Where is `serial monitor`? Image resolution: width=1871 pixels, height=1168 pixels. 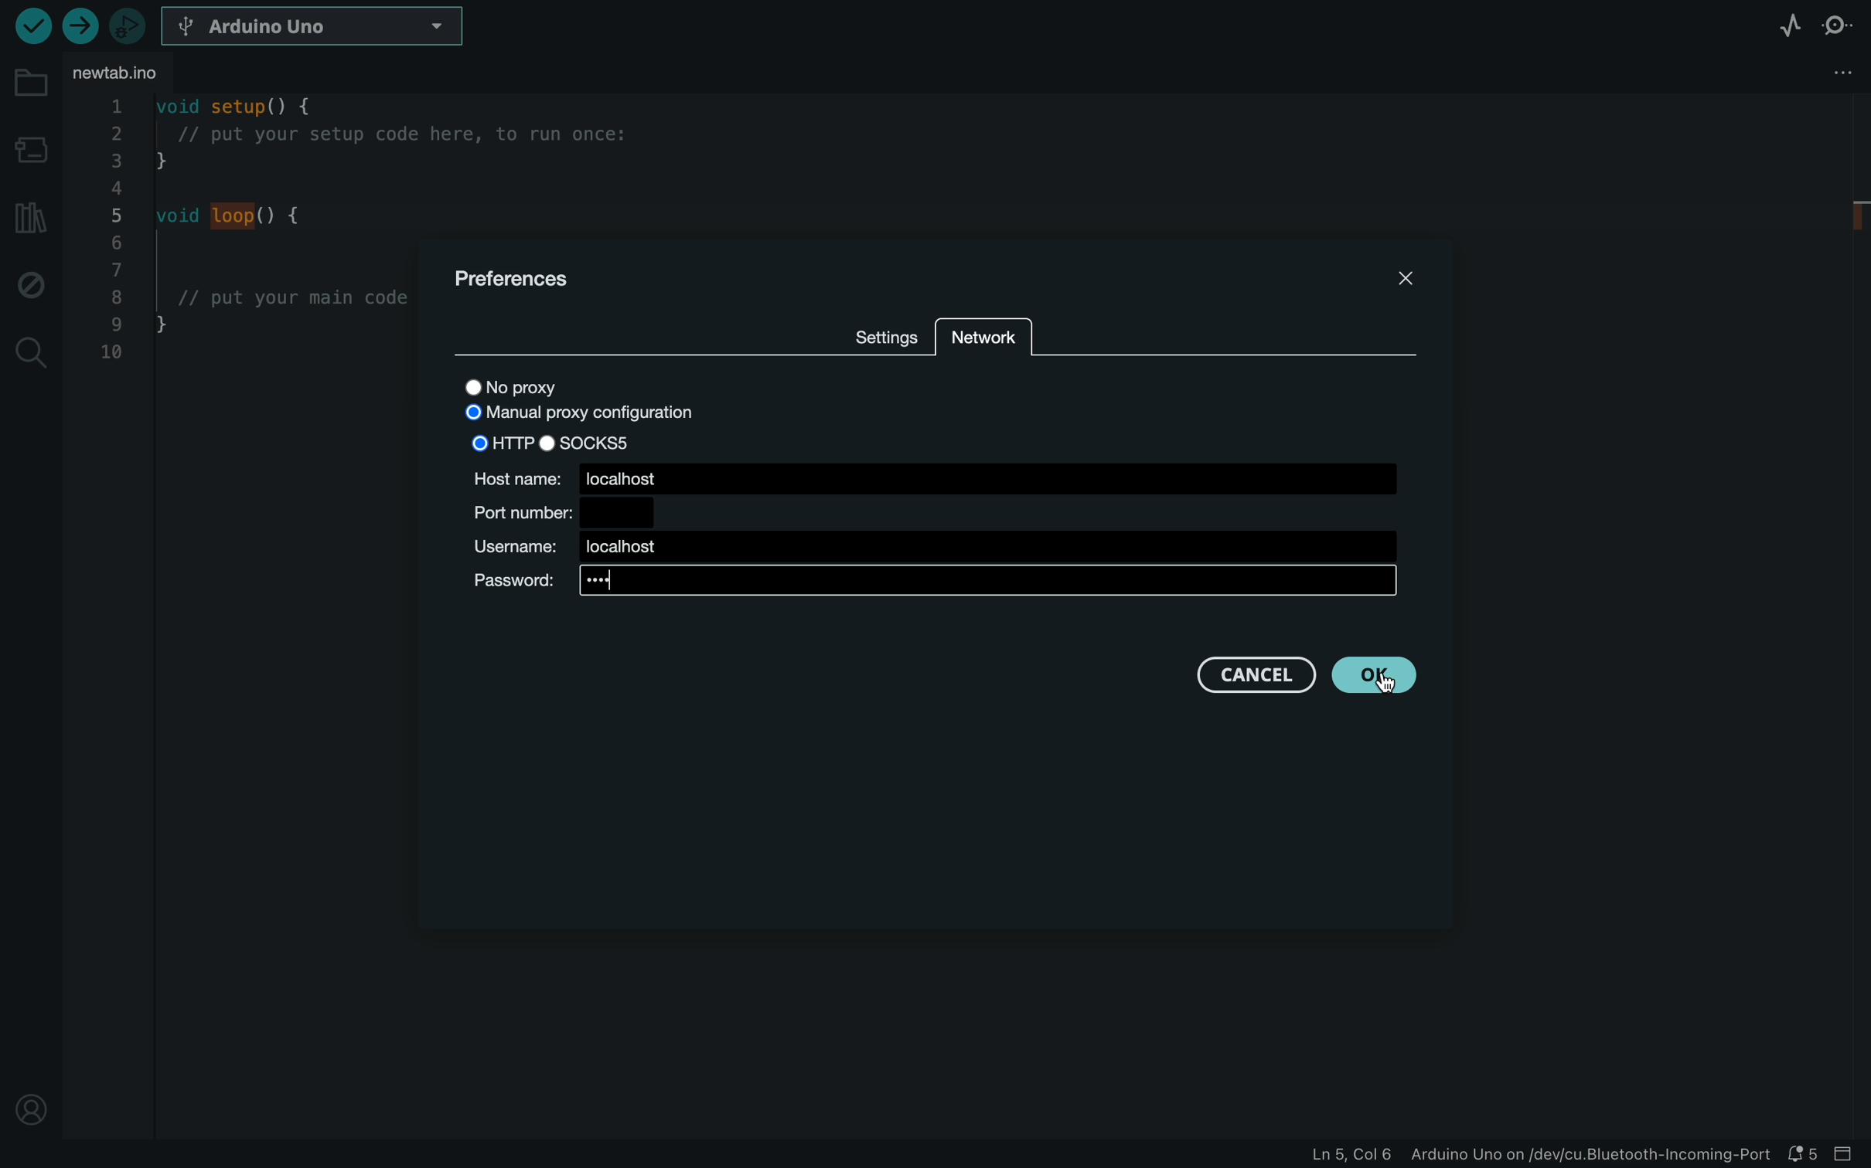 serial monitor is located at coordinates (1838, 24).